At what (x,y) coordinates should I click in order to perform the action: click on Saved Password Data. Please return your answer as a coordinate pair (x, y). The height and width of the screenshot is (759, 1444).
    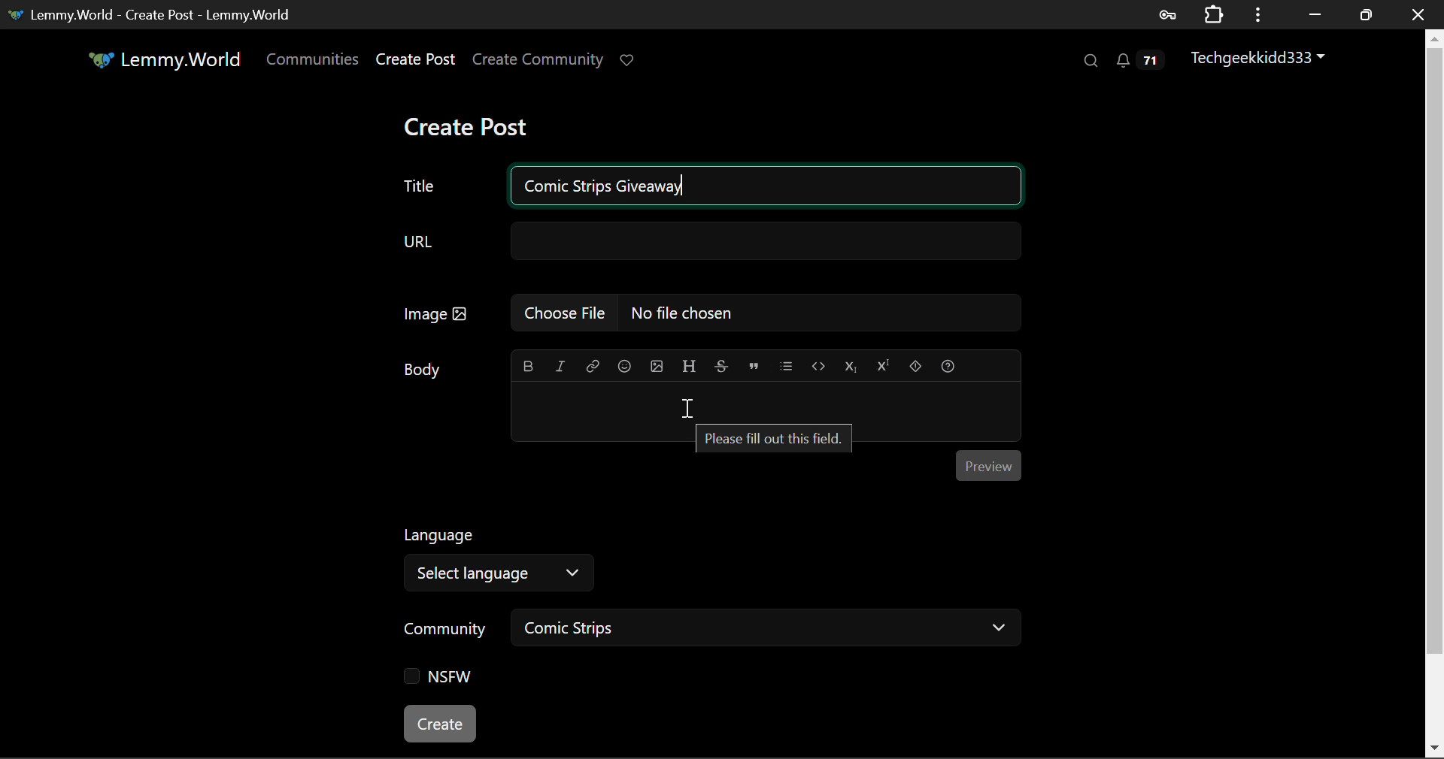
    Looking at the image, I should click on (1166, 14).